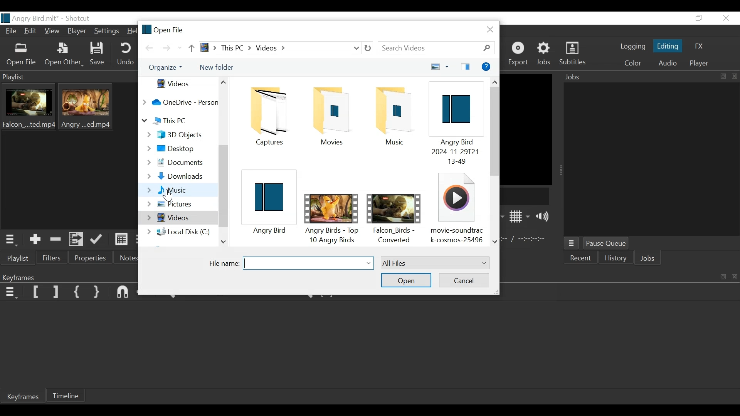 The height and width of the screenshot is (416, 740). What do you see at coordinates (224, 82) in the screenshot?
I see `Scroll Up` at bounding box center [224, 82].